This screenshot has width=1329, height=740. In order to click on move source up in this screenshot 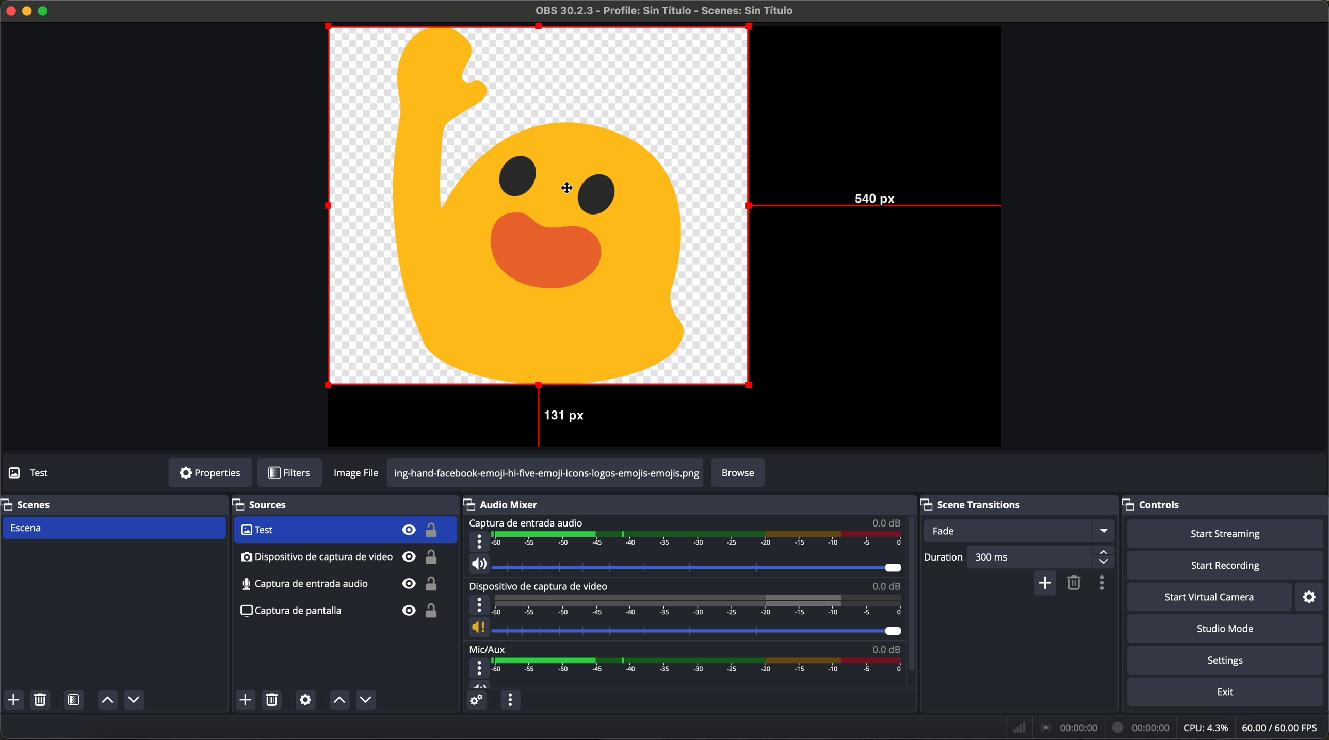, I will do `click(339, 700)`.